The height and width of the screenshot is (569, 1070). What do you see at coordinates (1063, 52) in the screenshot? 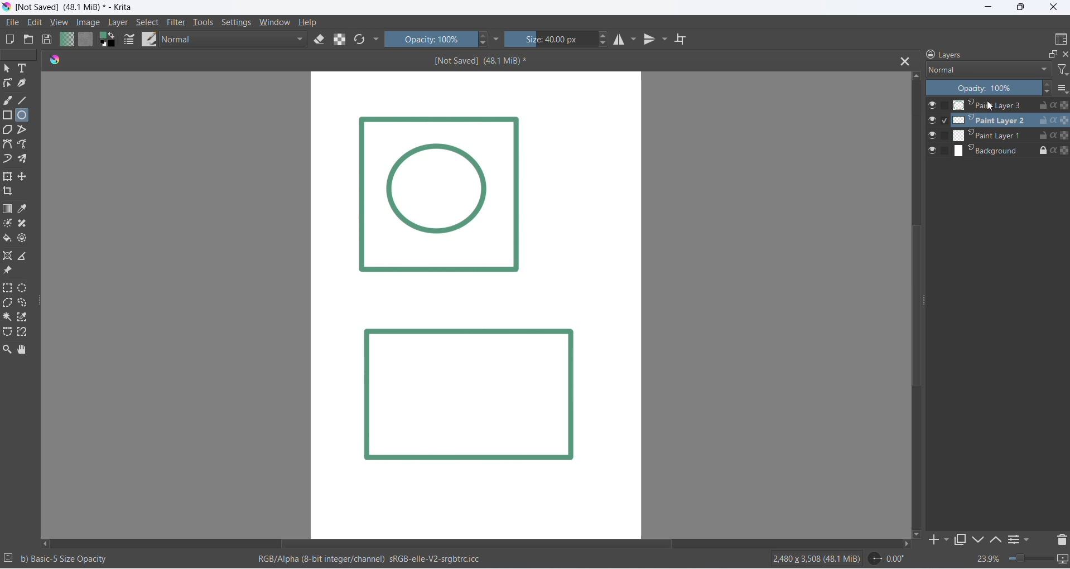
I see `close` at bounding box center [1063, 52].